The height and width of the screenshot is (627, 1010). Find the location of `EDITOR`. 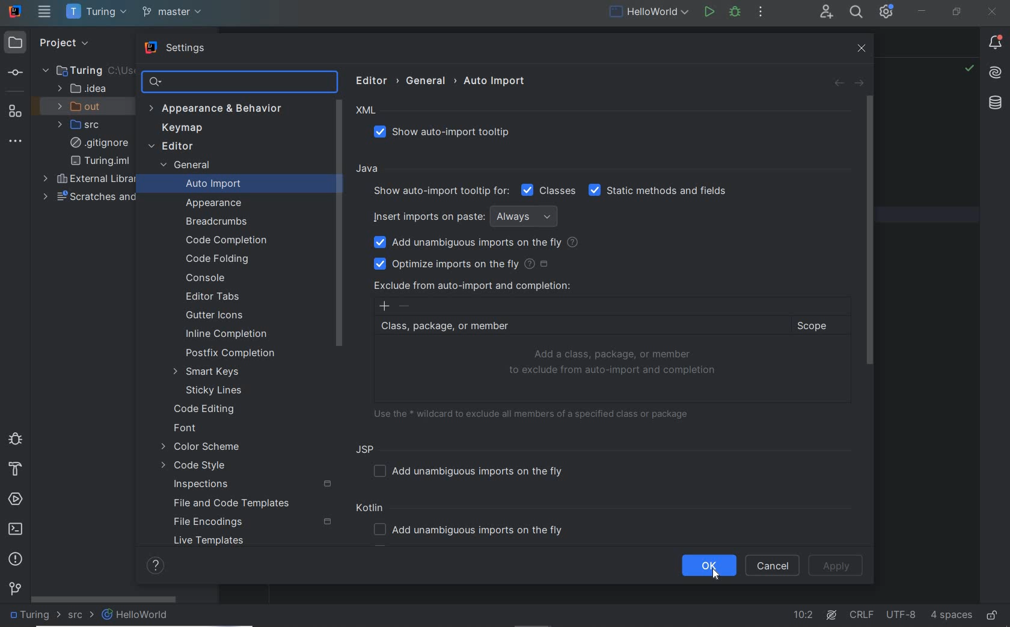

EDITOR is located at coordinates (171, 147).